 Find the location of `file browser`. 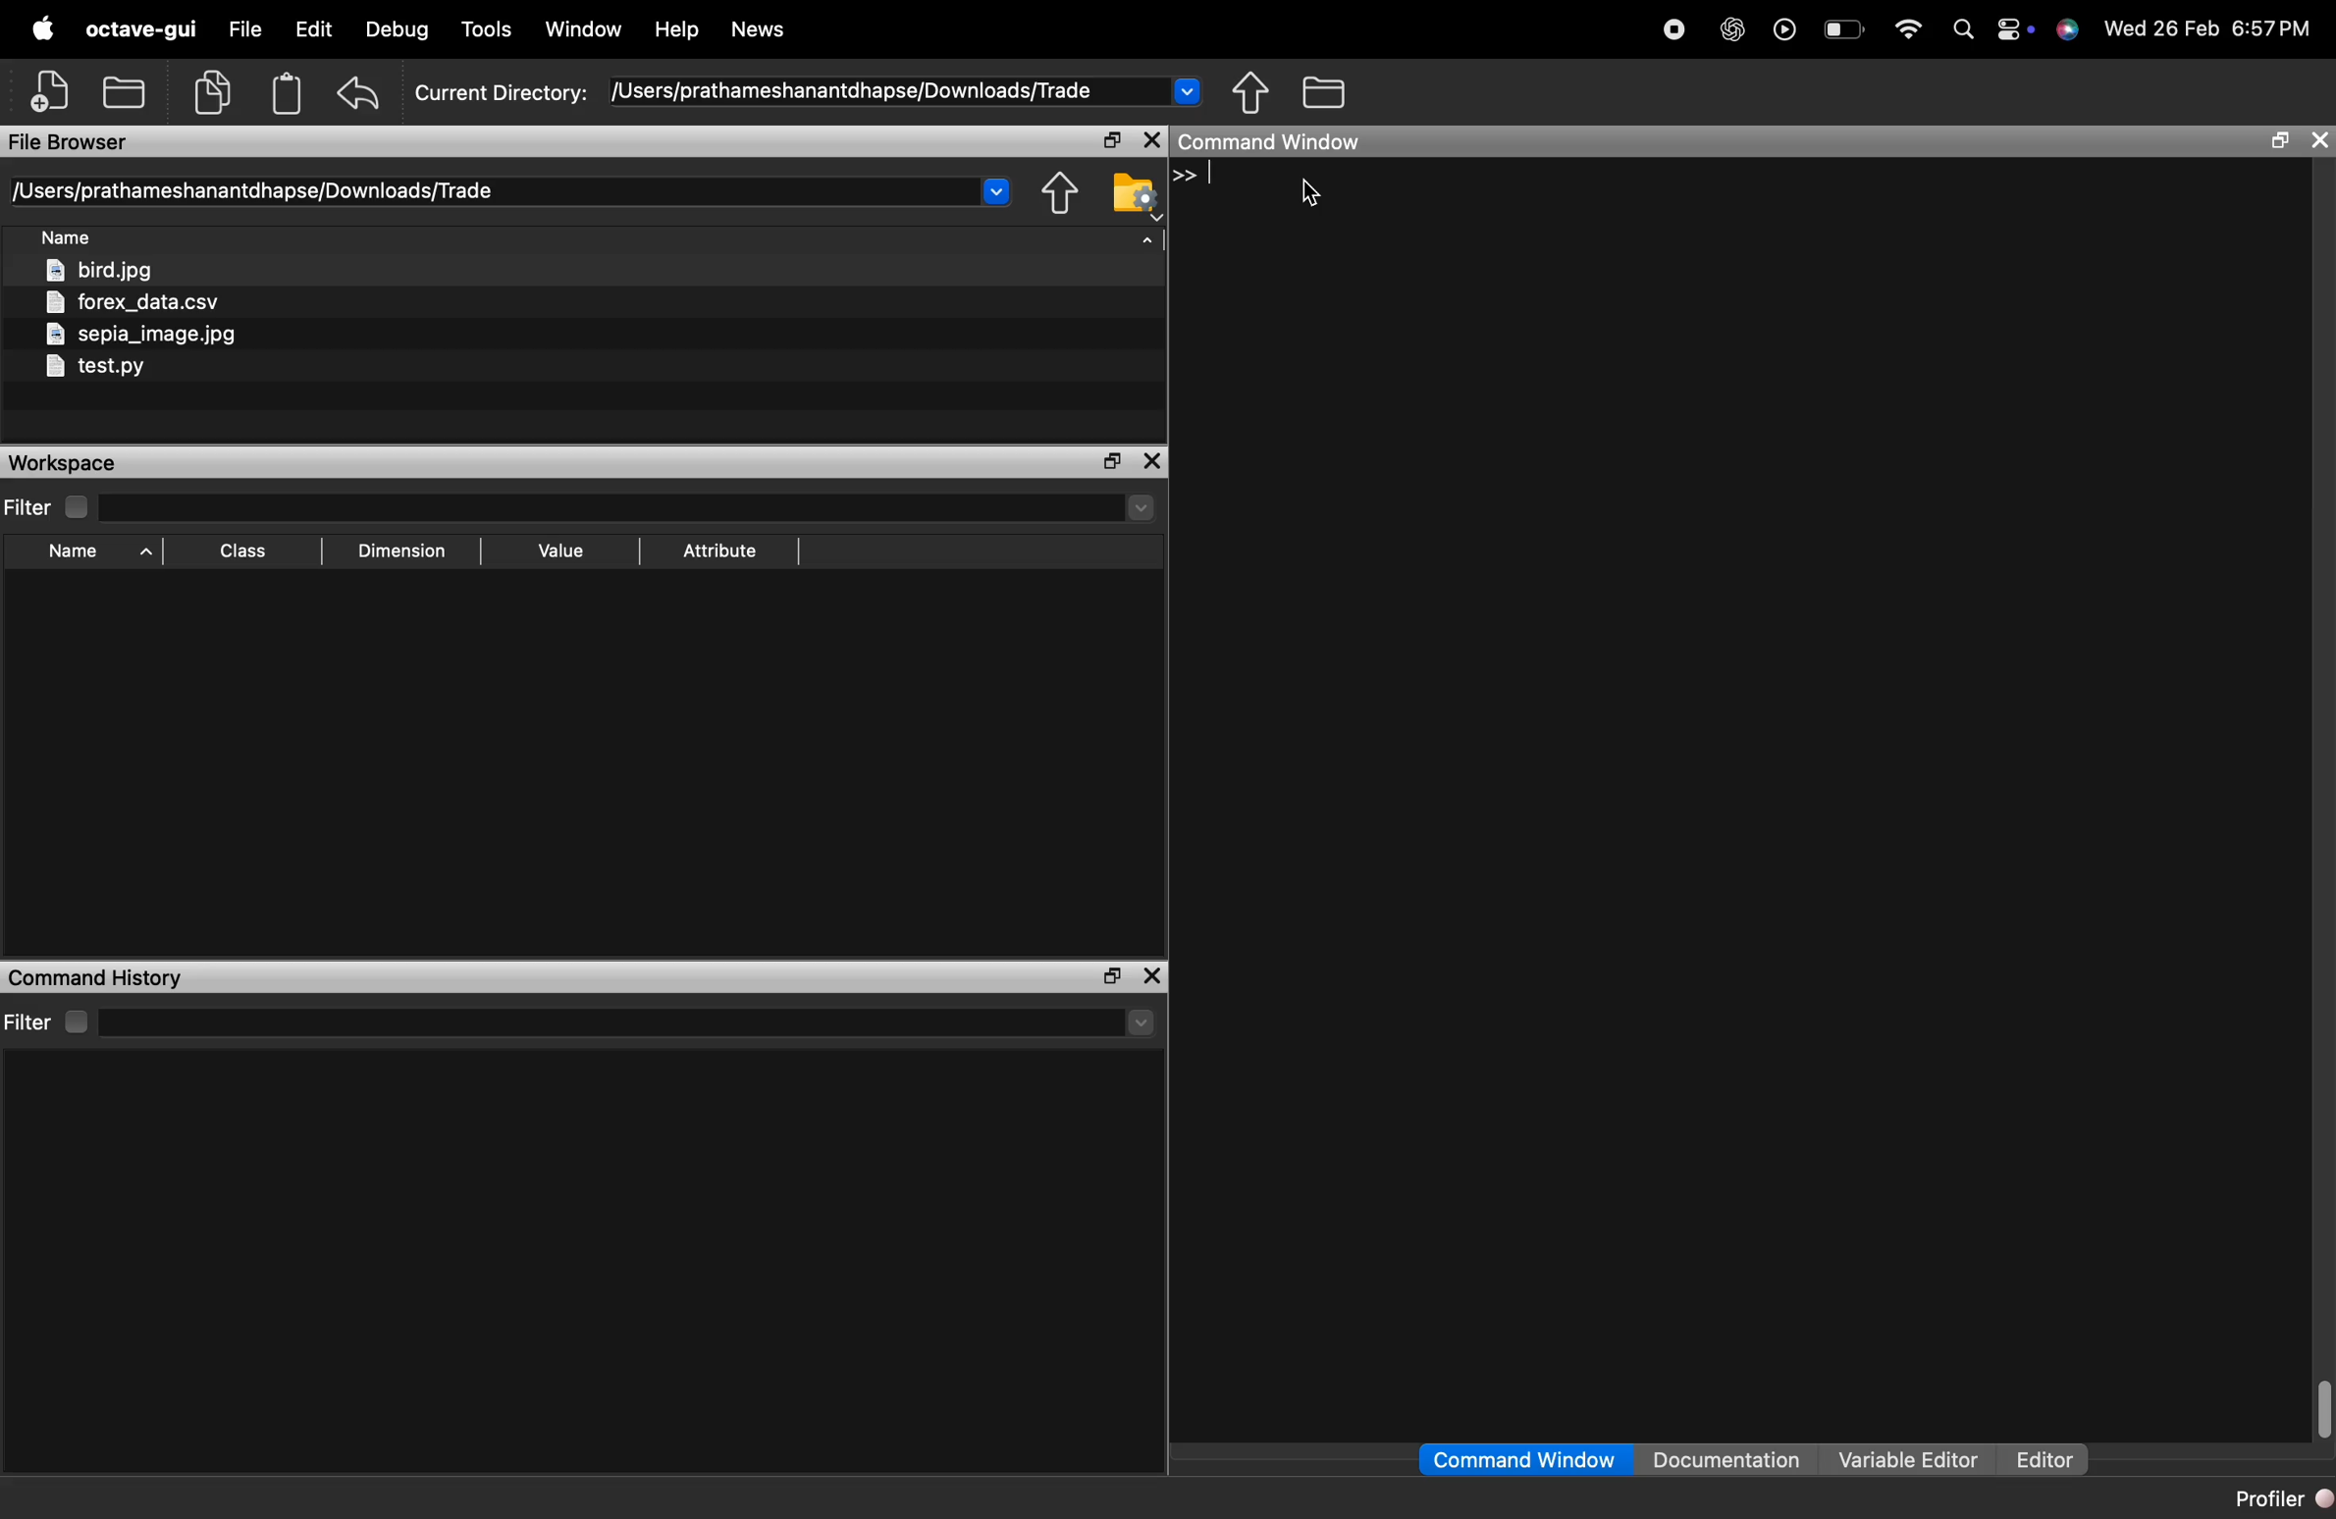

file browser is located at coordinates (74, 142).